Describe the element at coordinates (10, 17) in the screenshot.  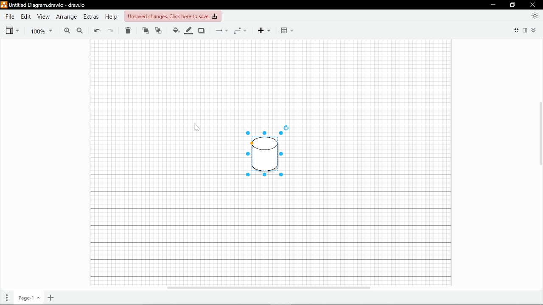
I see `File` at that location.